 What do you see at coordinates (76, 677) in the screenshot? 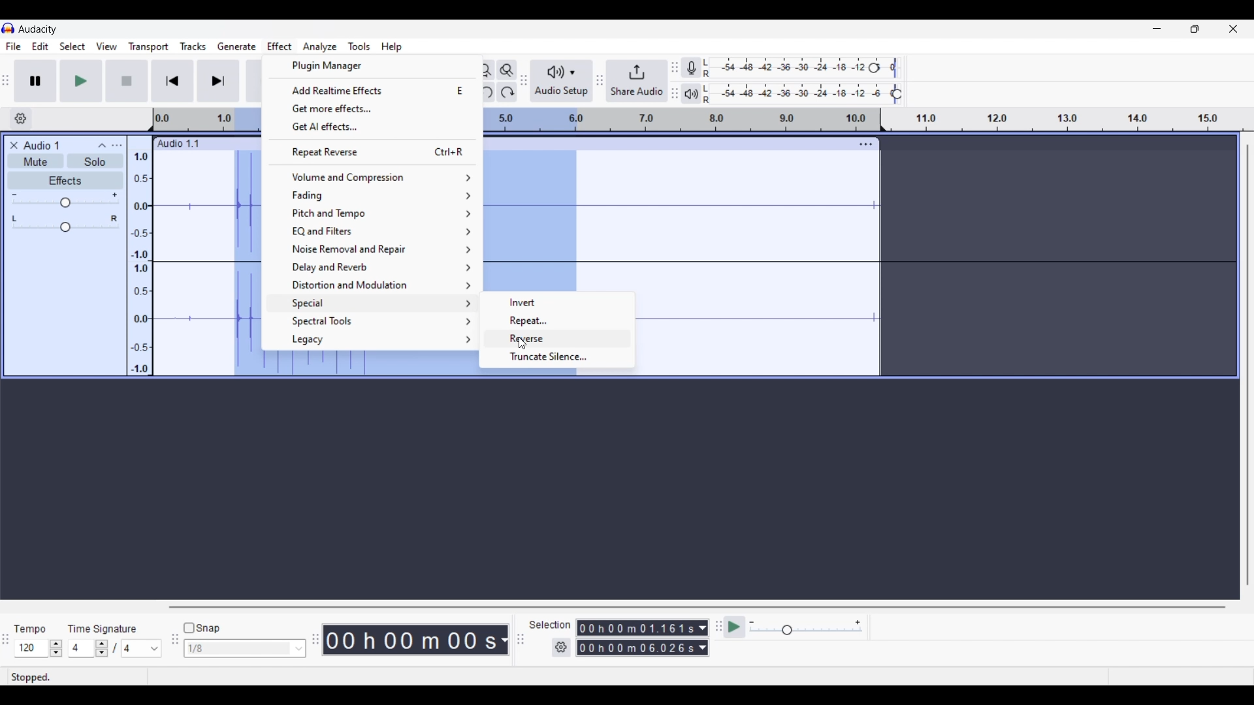
I see `Status of recording` at bounding box center [76, 677].